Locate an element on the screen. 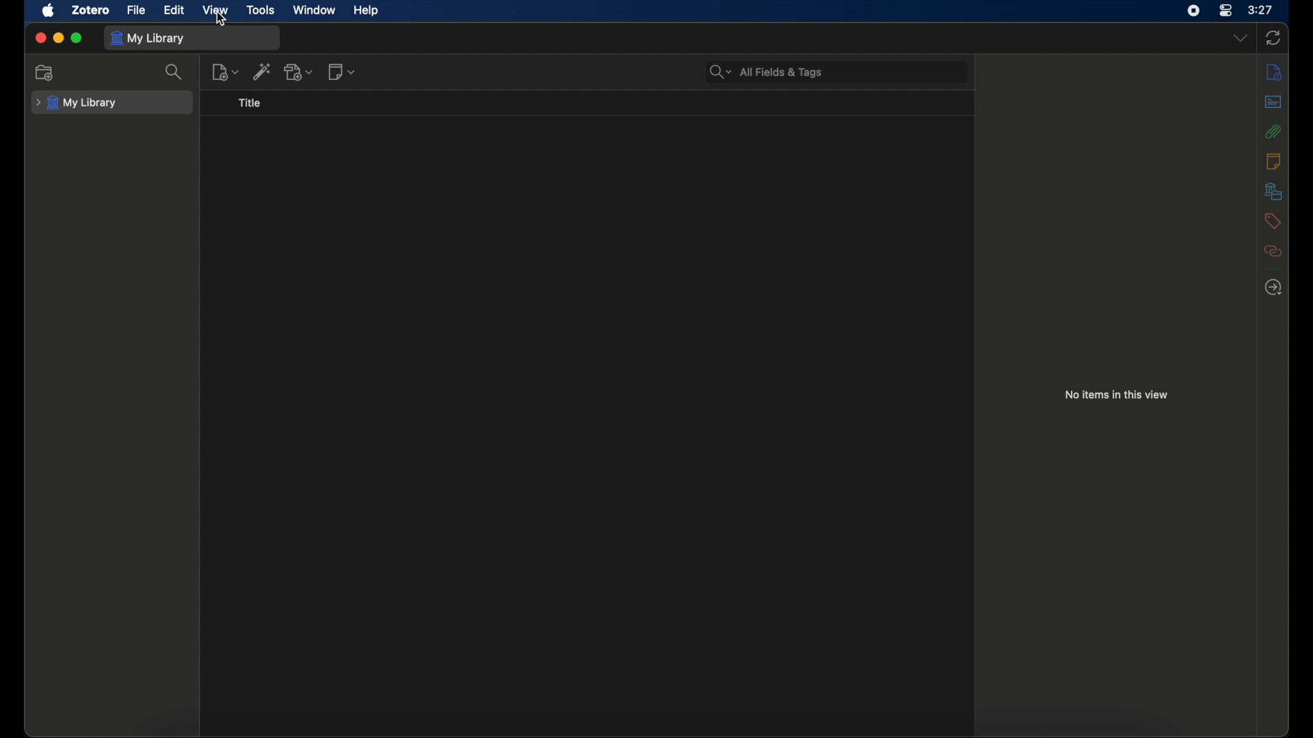 Image resolution: width=1313 pixels, height=738 pixels. my library is located at coordinates (77, 103).